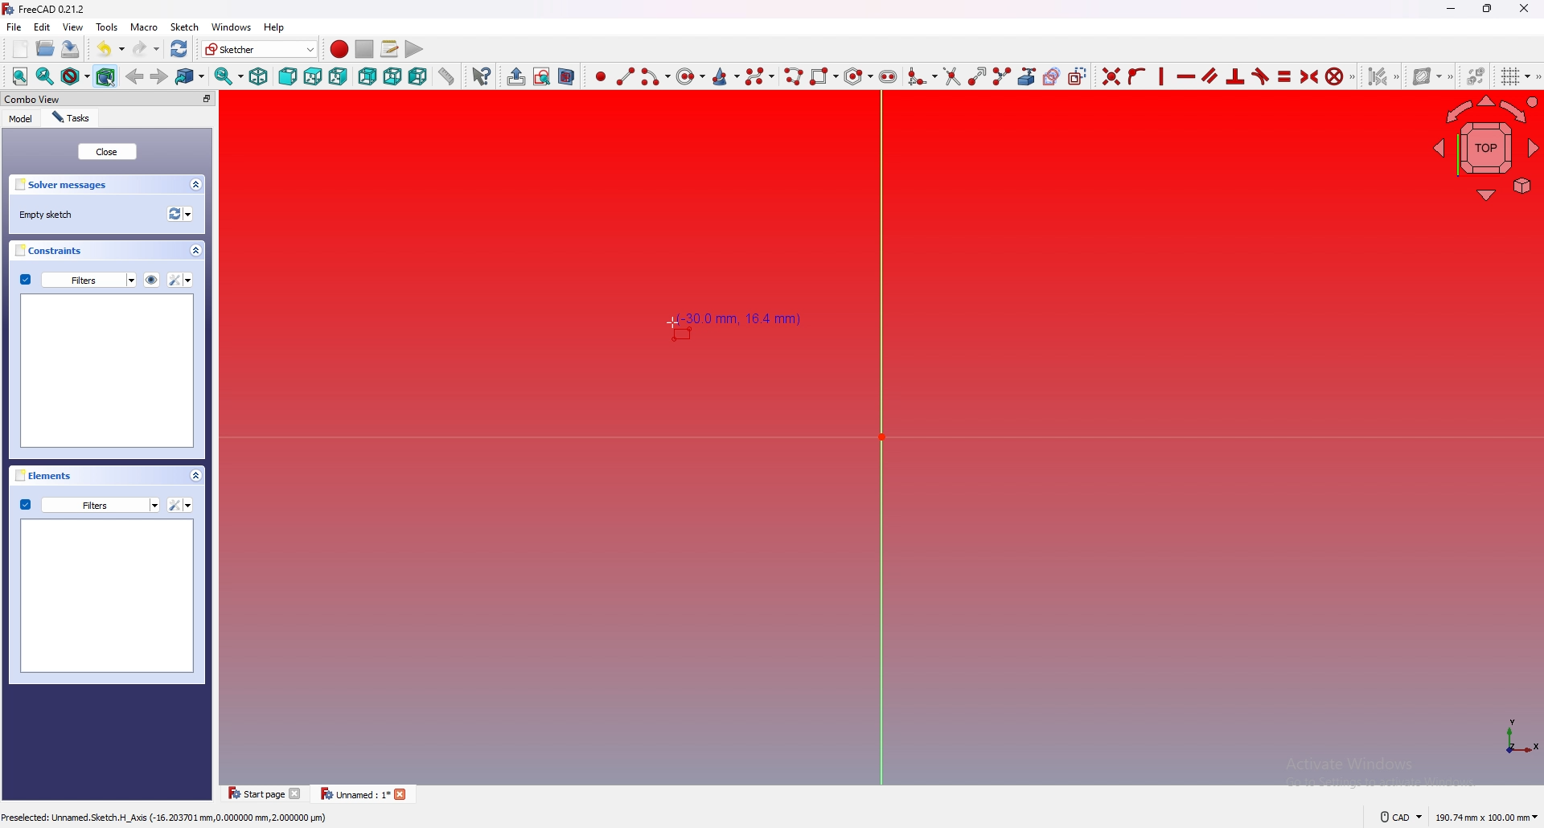  Describe the element at coordinates (111, 48) in the screenshot. I see `undo` at that location.